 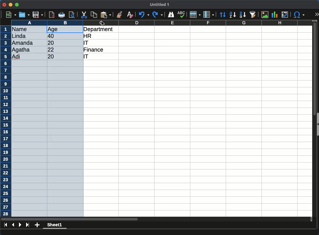 What do you see at coordinates (130, 14) in the screenshot?
I see `clear formatting` at bounding box center [130, 14].